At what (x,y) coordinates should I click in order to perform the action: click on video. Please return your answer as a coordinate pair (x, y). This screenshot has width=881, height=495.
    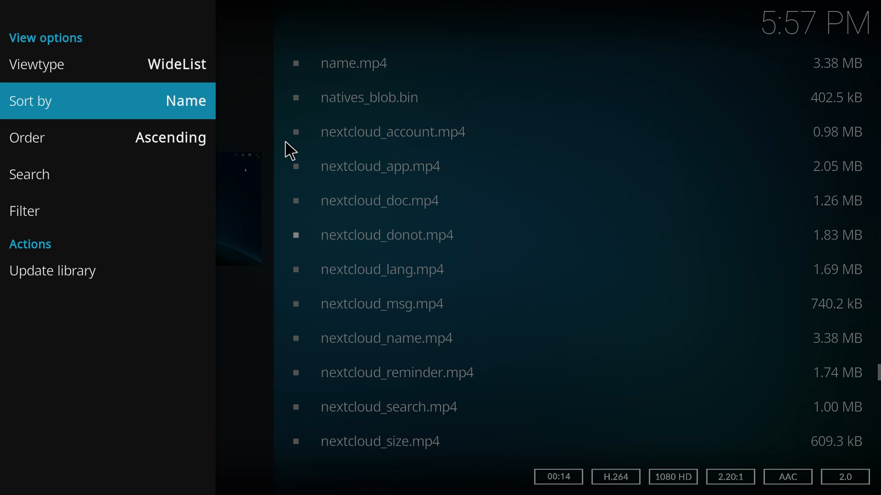
    Looking at the image, I should click on (364, 199).